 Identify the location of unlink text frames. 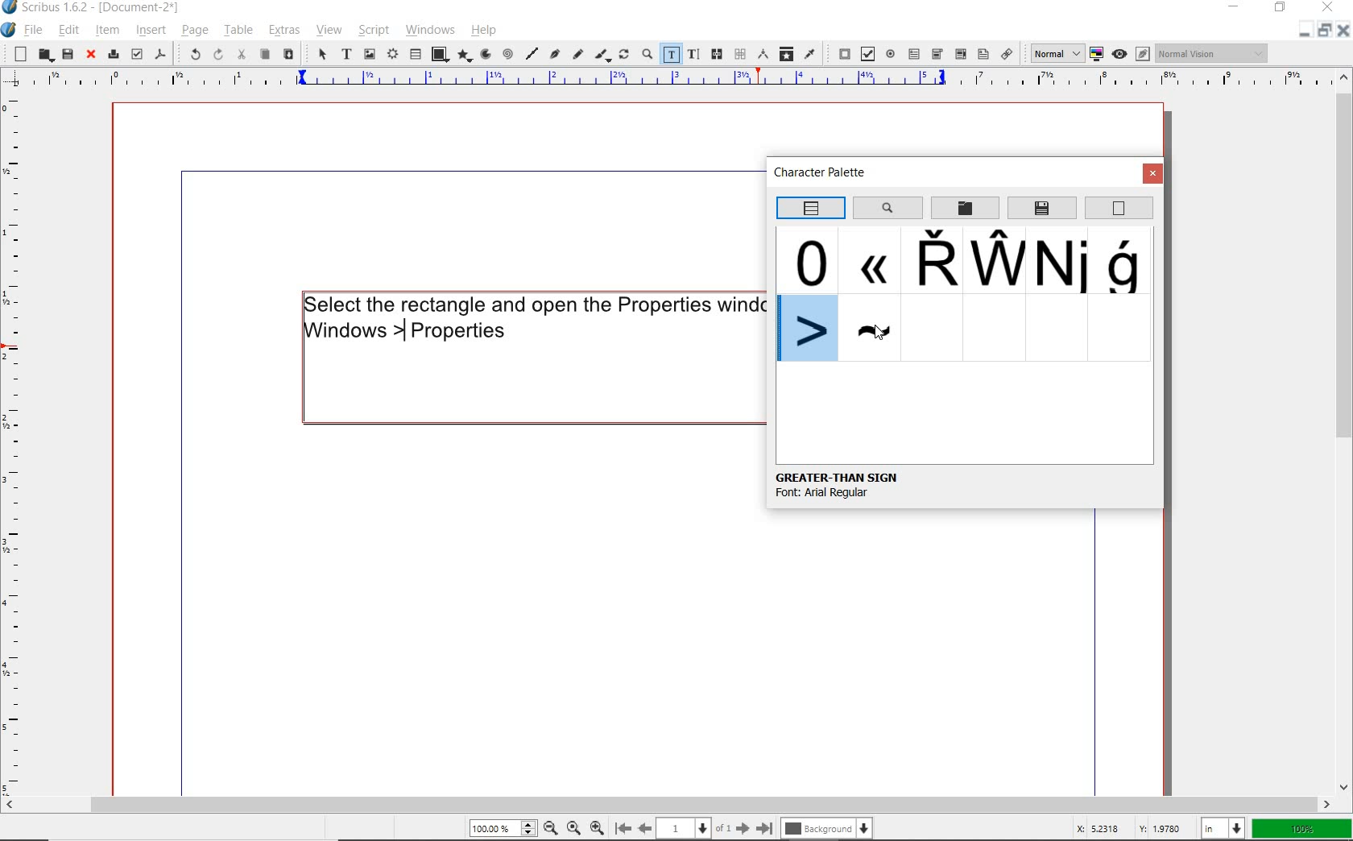
(739, 54).